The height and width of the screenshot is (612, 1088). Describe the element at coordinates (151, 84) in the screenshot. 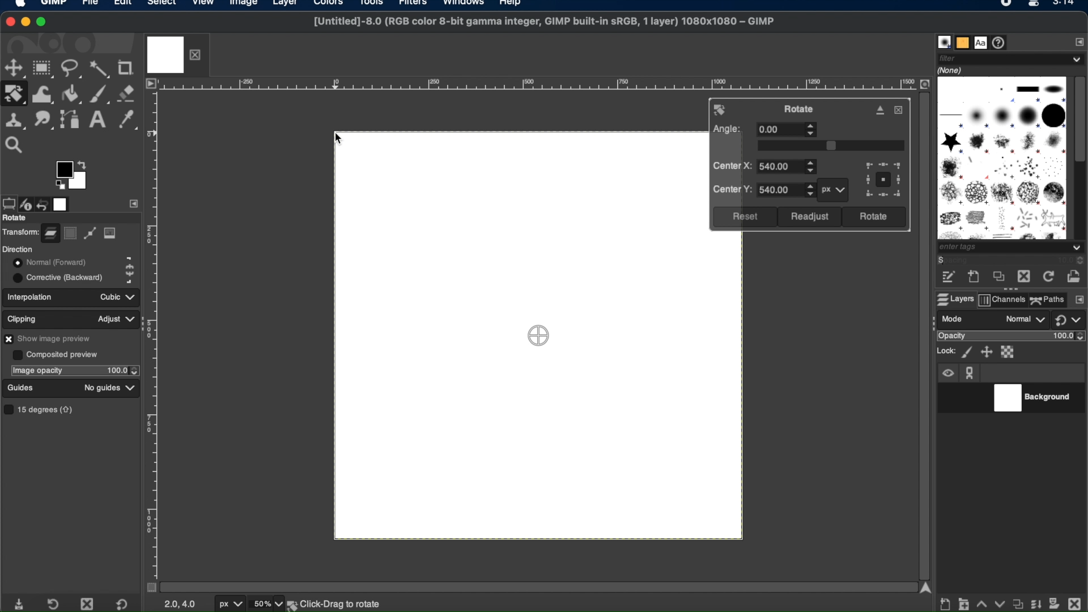

I see `access image menu` at that location.